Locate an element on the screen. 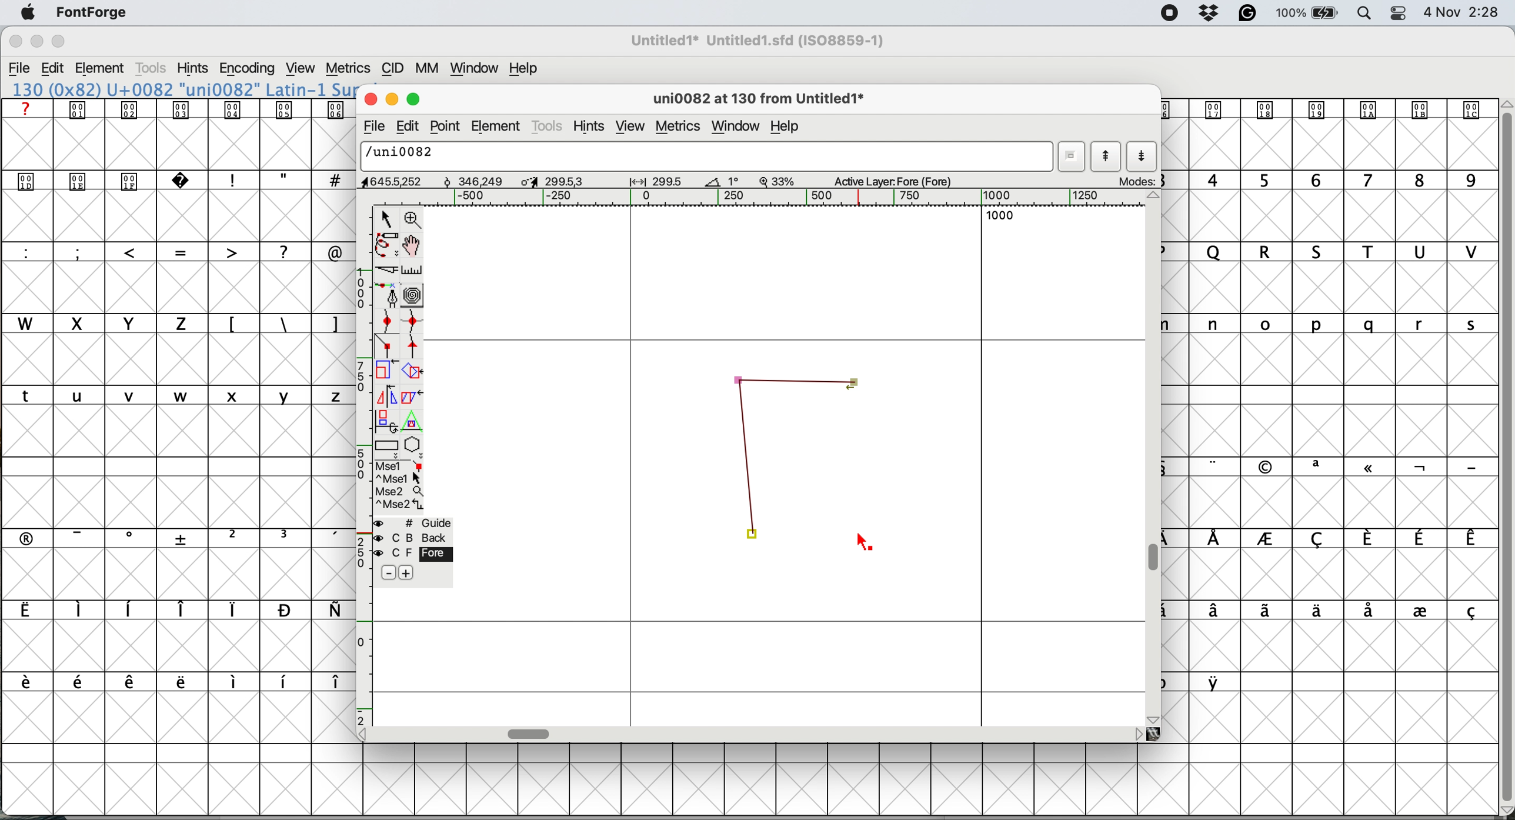 The height and width of the screenshot is (820, 1515). file is located at coordinates (20, 68).